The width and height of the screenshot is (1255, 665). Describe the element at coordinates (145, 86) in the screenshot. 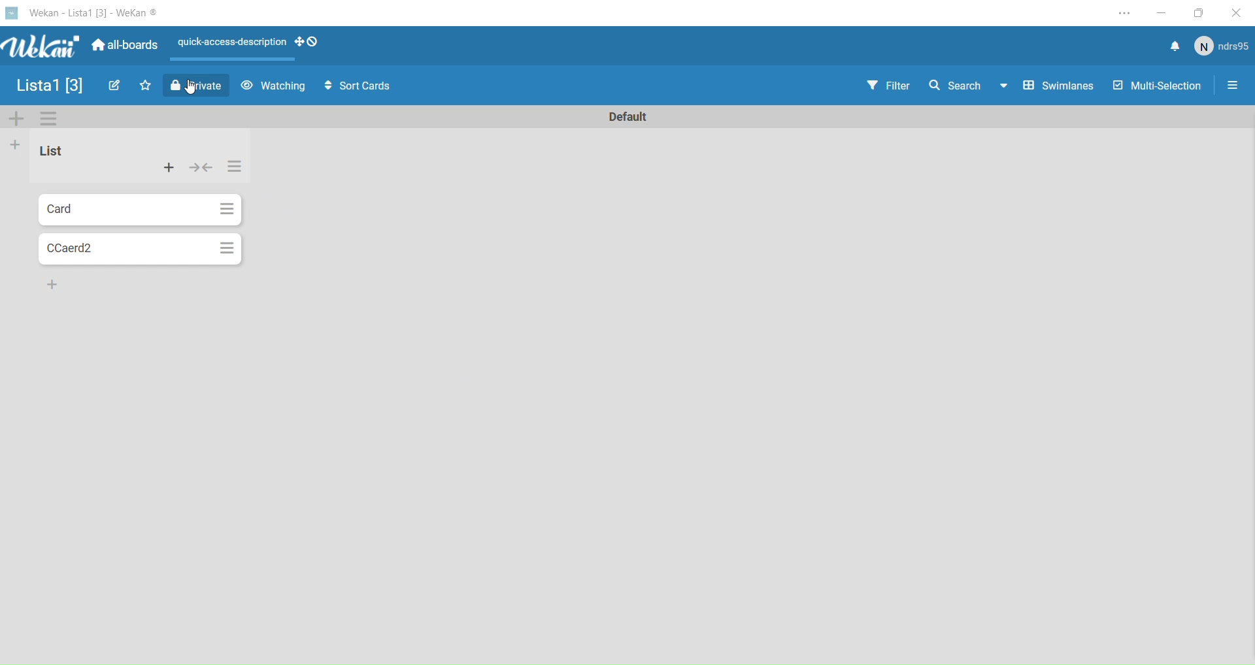

I see `Favourites` at that location.